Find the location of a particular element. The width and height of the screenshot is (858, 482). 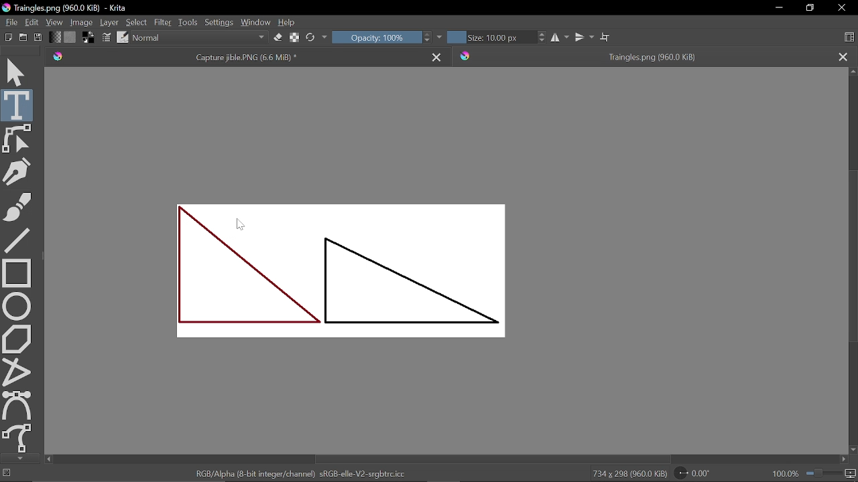

Minimize is located at coordinates (778, 8).